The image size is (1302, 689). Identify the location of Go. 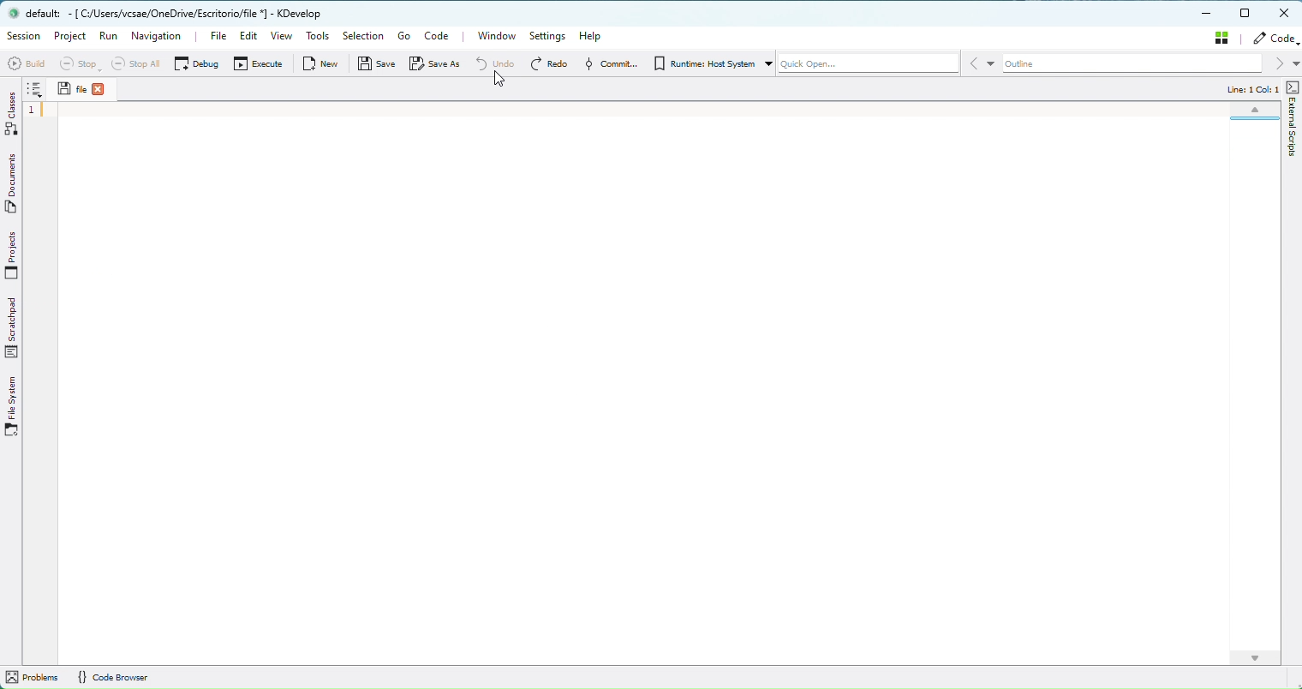
(402, 36).